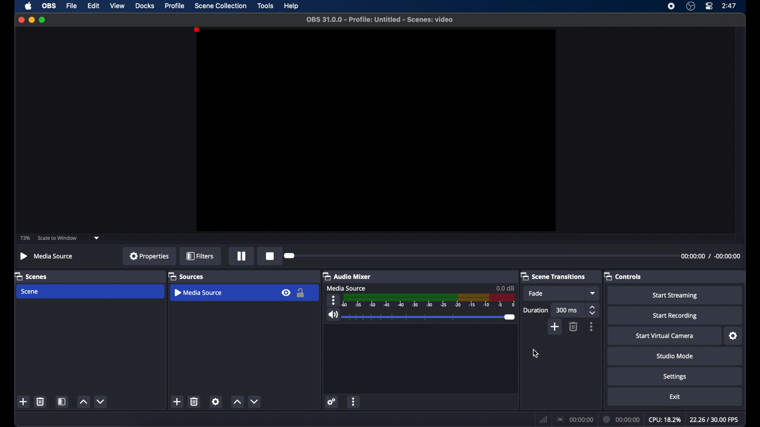  I want to click on network, so click(543, 419).